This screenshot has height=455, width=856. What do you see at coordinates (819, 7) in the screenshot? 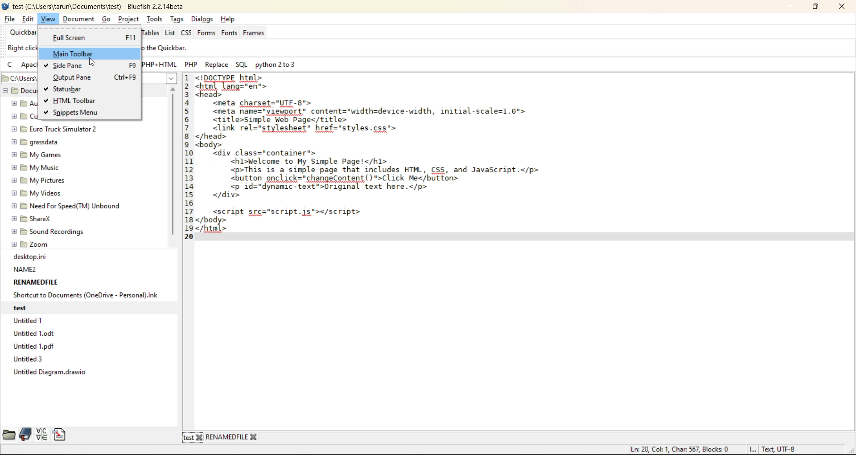
I see `maximize` at bounding box center [819, 7].